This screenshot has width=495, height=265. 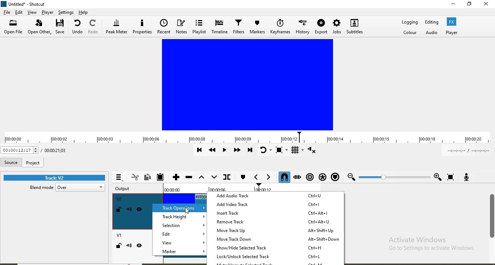 What do you see at coordinates (55, 150) in the screenshot?
I see `Total duration` at bounding box center [55, 150].